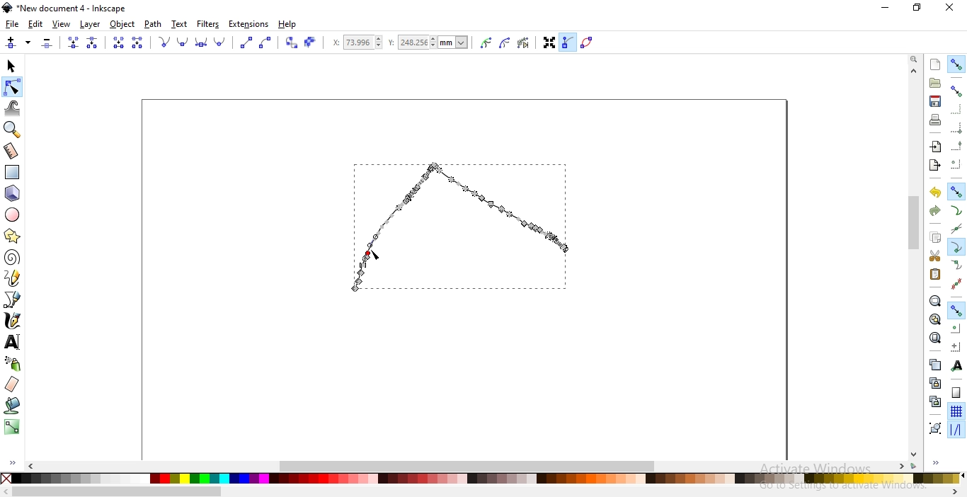 The width and height of the screenshot is (967, 497). I want to click on duplicate selected objects, so click(934, 364).